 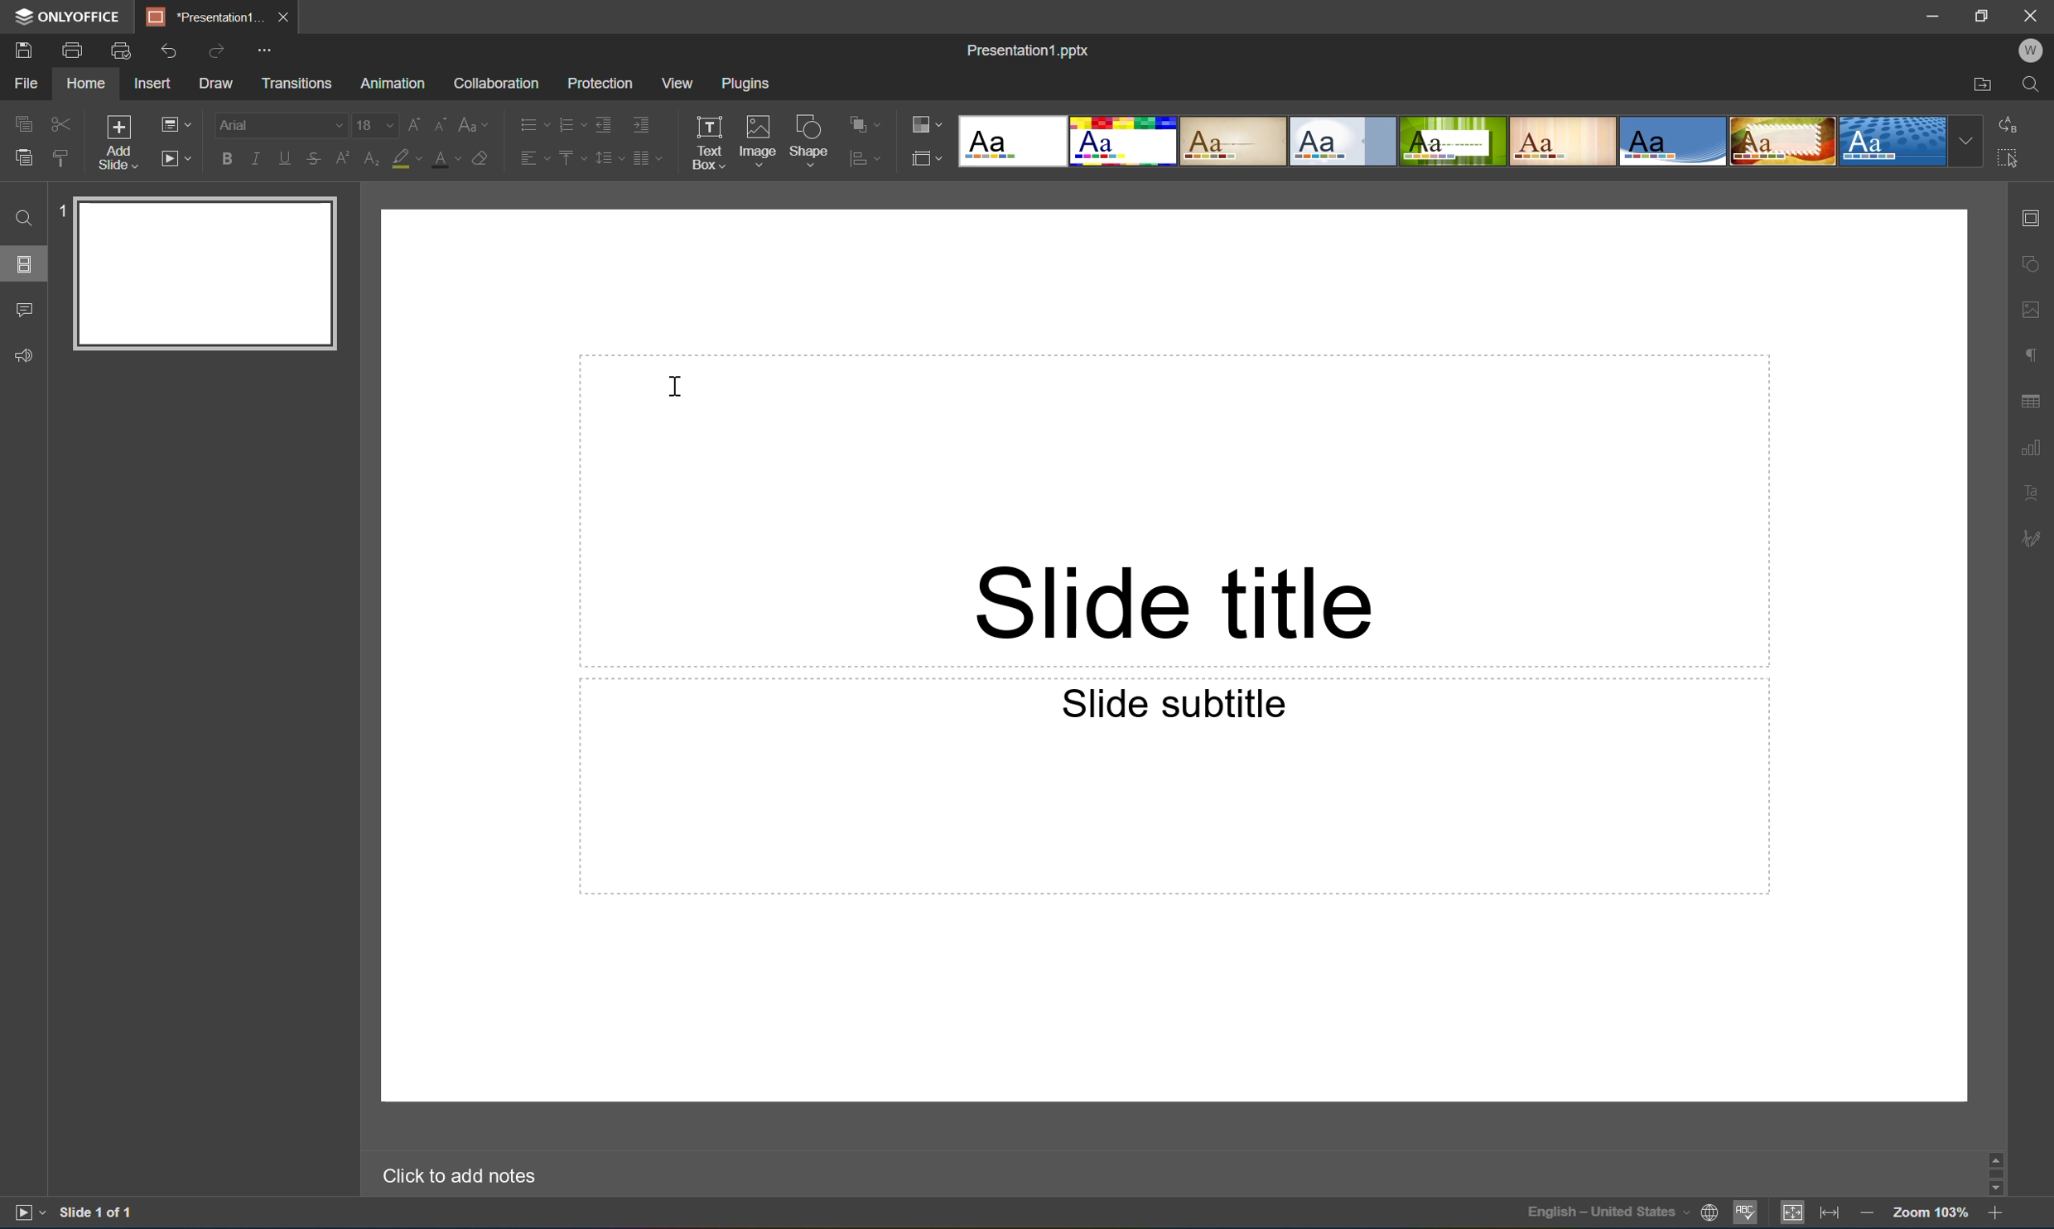 What do you see at coordinates (405, 156) in the screenshot?
I see `Highlight color` at bounding box center [405, 156].